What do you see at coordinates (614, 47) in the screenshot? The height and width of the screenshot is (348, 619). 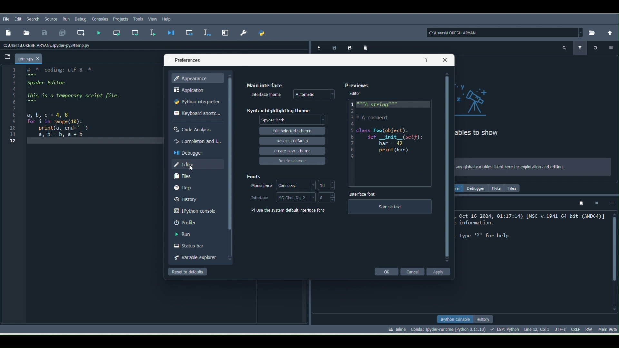 I see `more option` at bounding box center [614, 47].